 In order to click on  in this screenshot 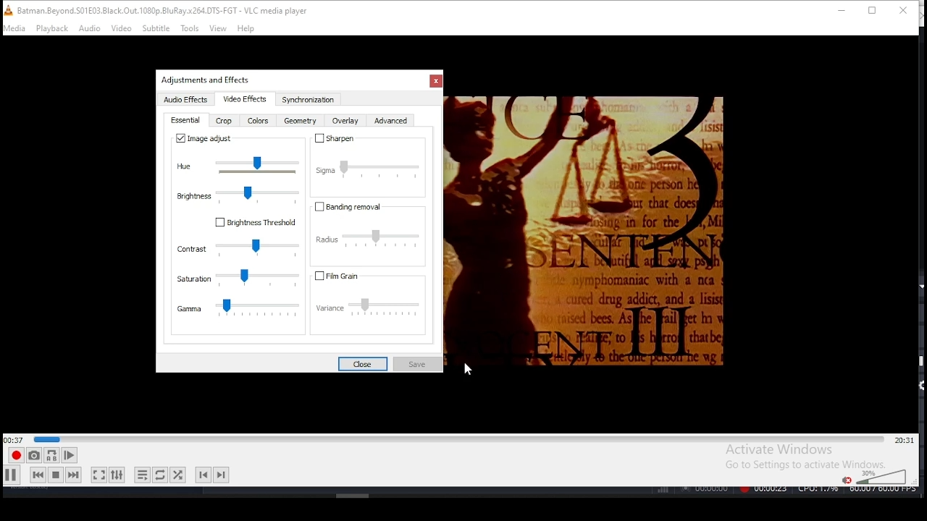, I will do `click(353, 494)`.